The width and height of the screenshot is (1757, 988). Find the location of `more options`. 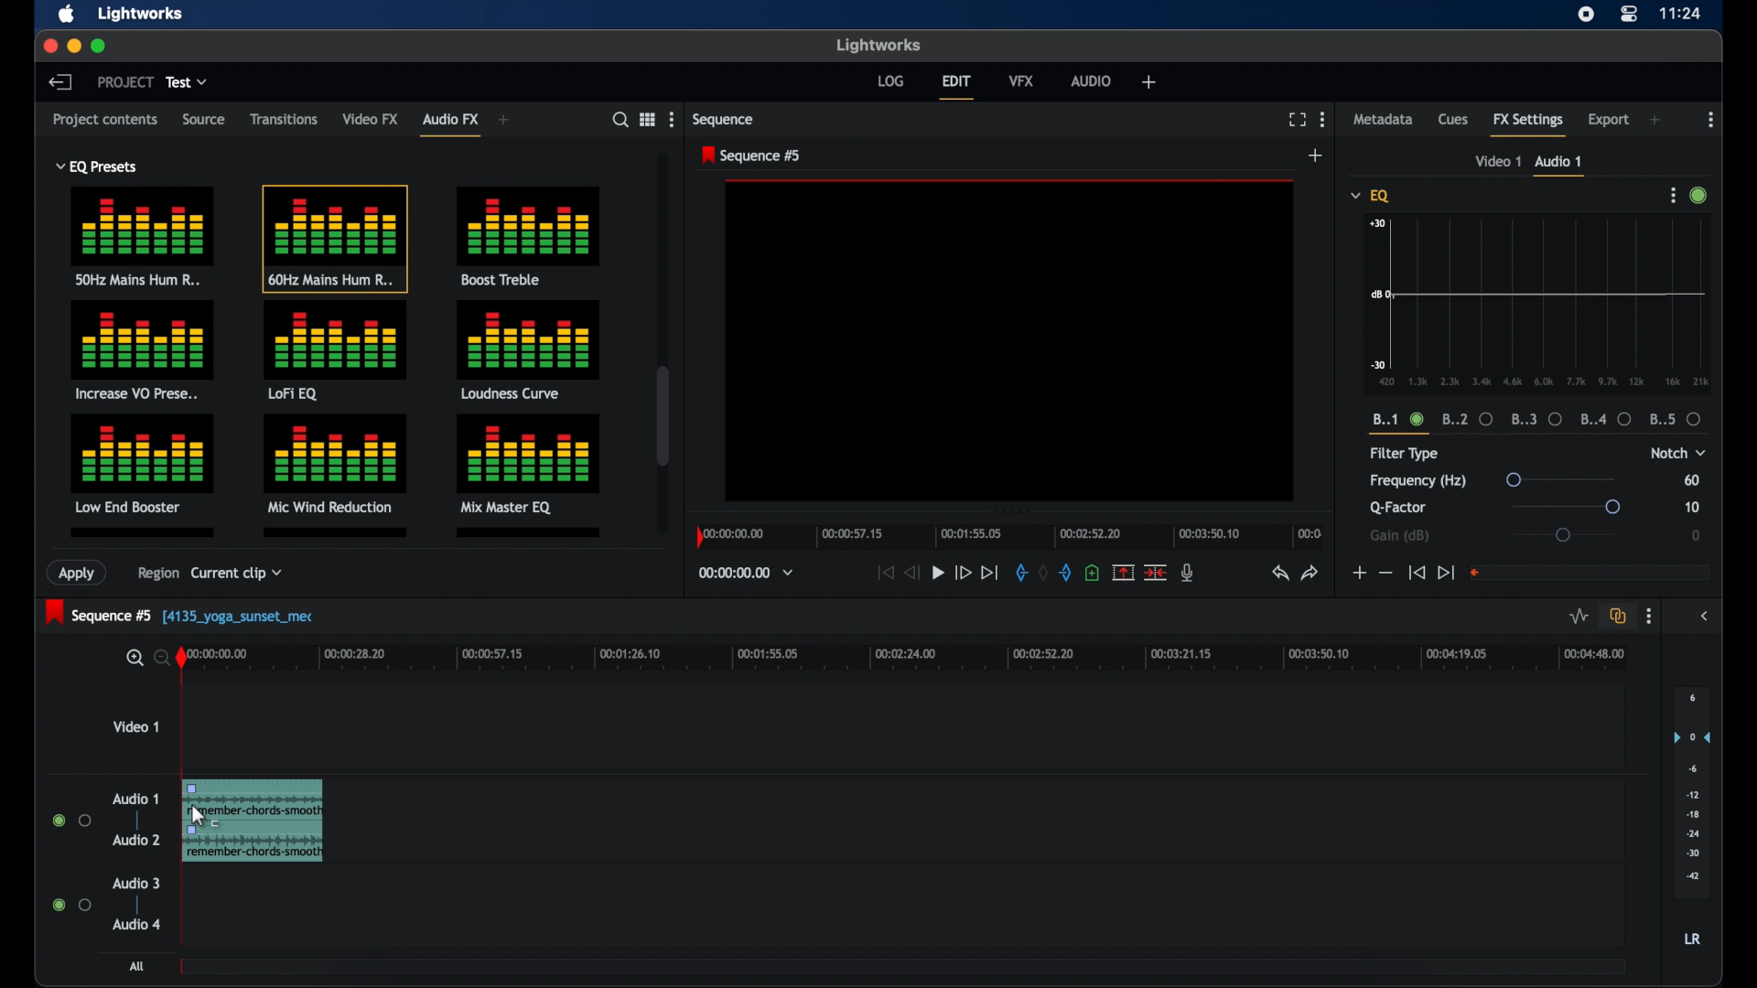

more options is located at coordinates (671, 119).